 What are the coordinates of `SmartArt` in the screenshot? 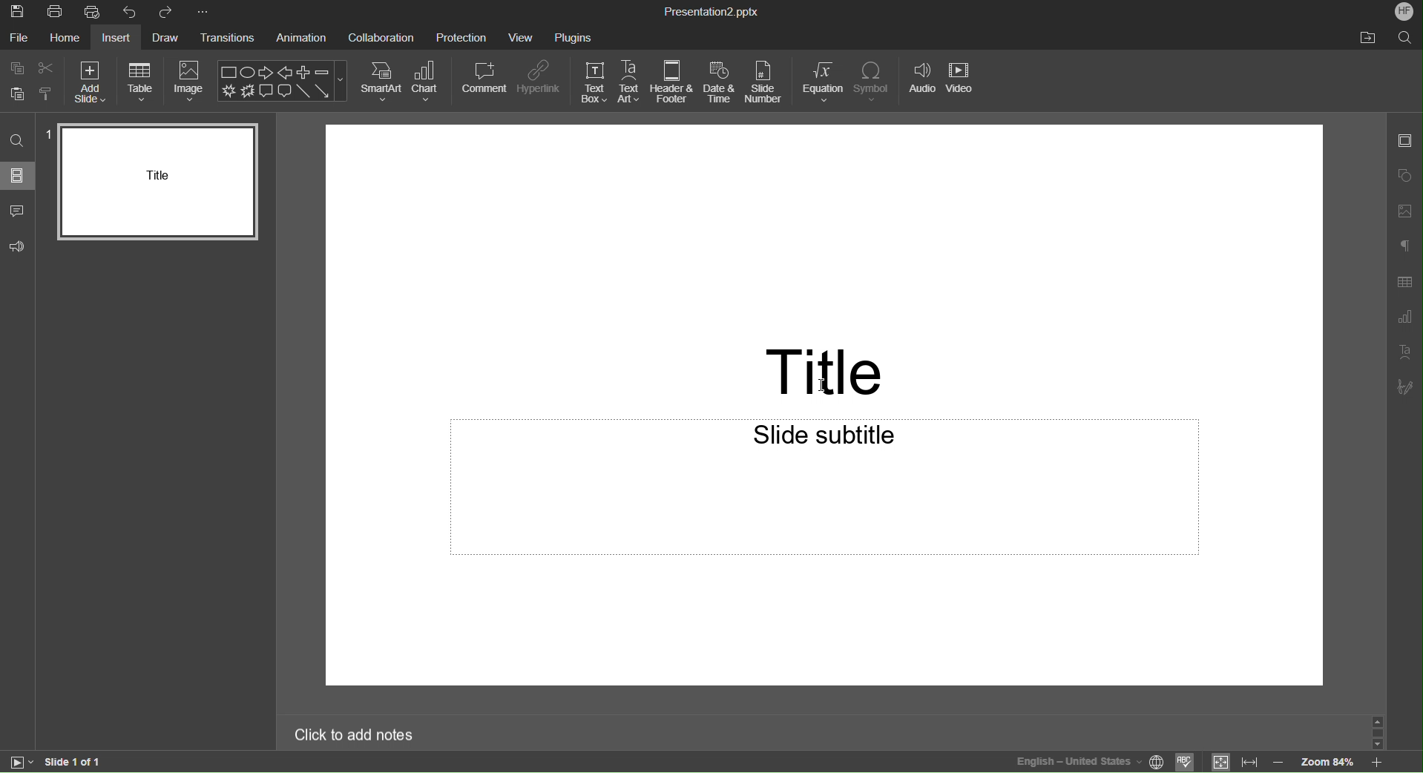 It's located at (381, 81).